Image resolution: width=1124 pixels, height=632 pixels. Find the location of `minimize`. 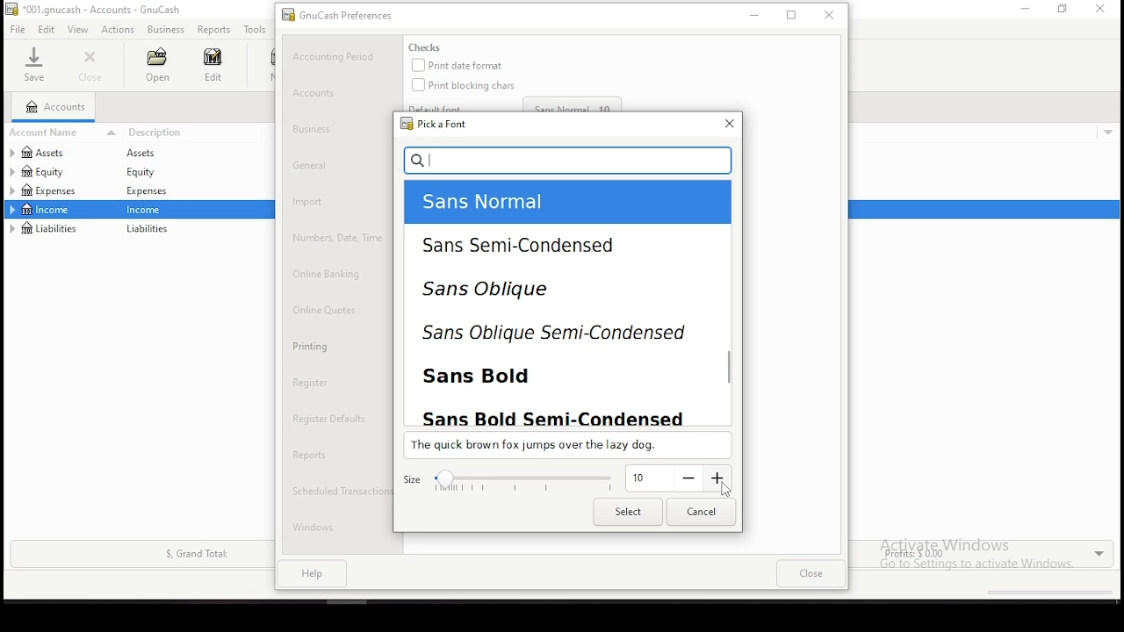

minimize is located at coordinates (1023, 9).